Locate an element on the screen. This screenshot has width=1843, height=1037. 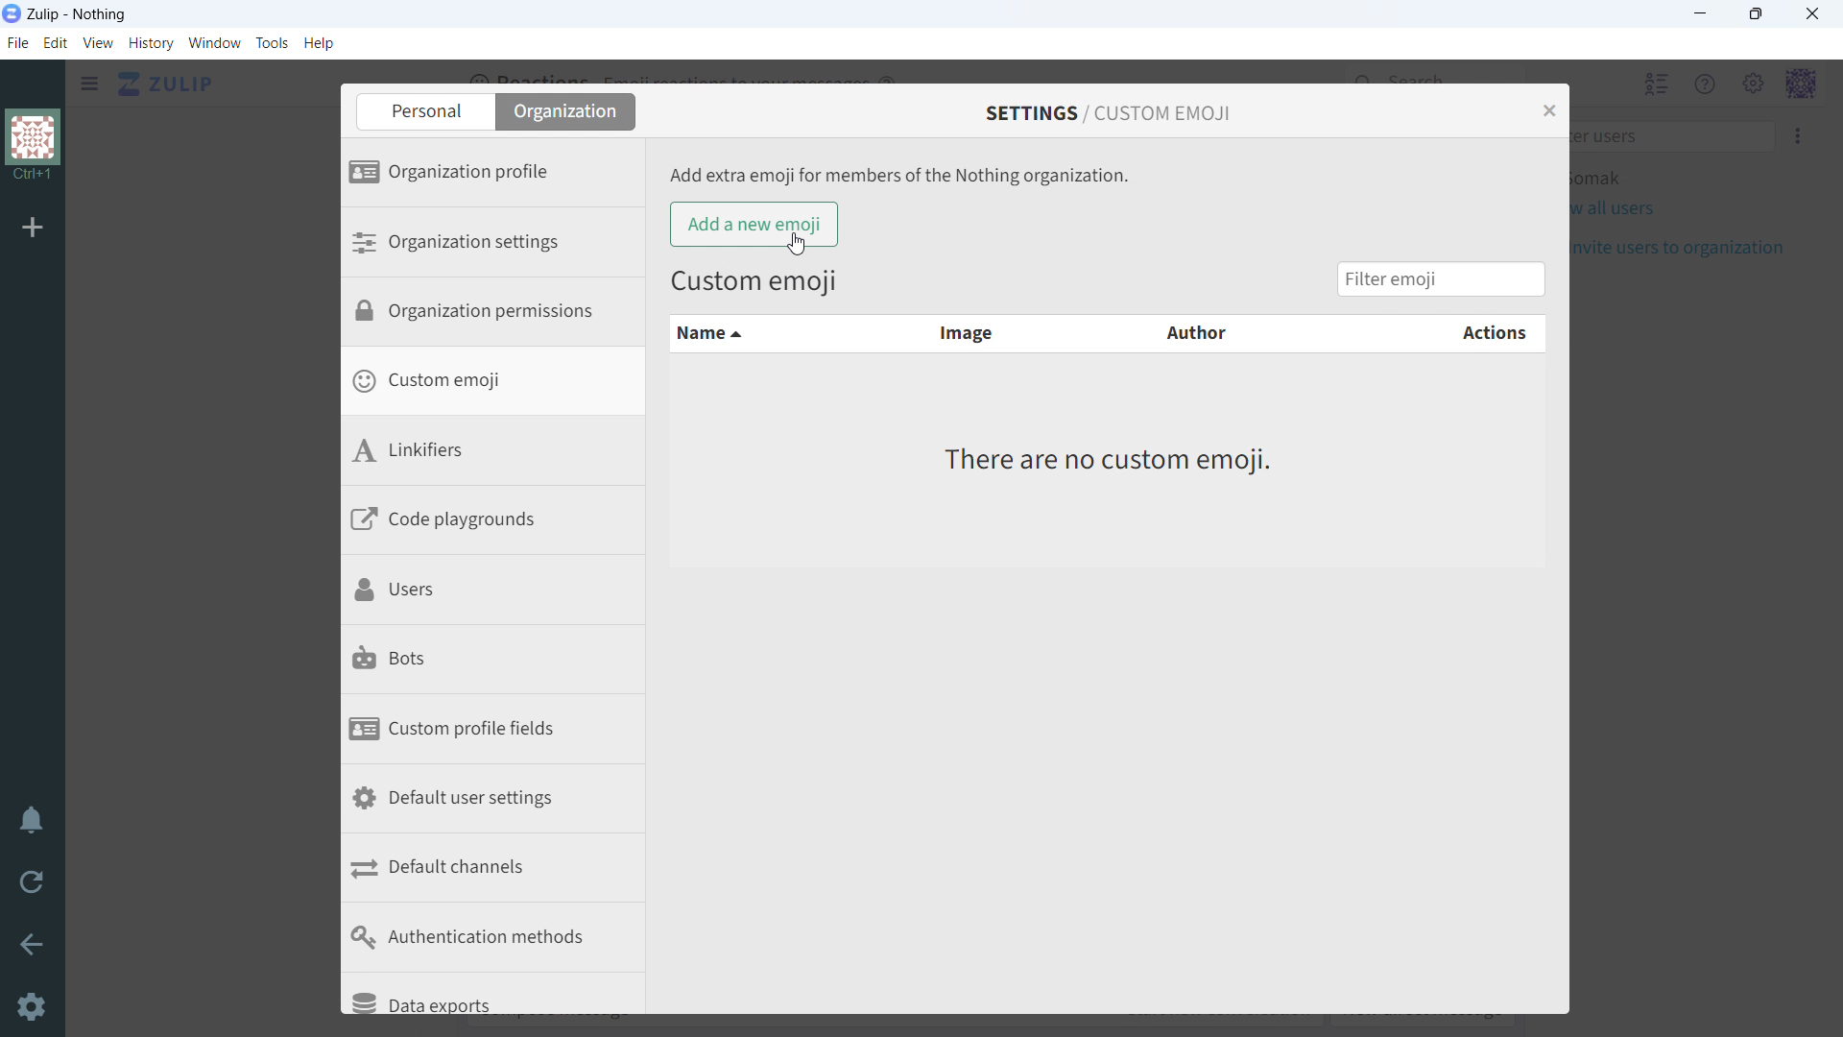
go to home view is located at coordinates (166, 84).